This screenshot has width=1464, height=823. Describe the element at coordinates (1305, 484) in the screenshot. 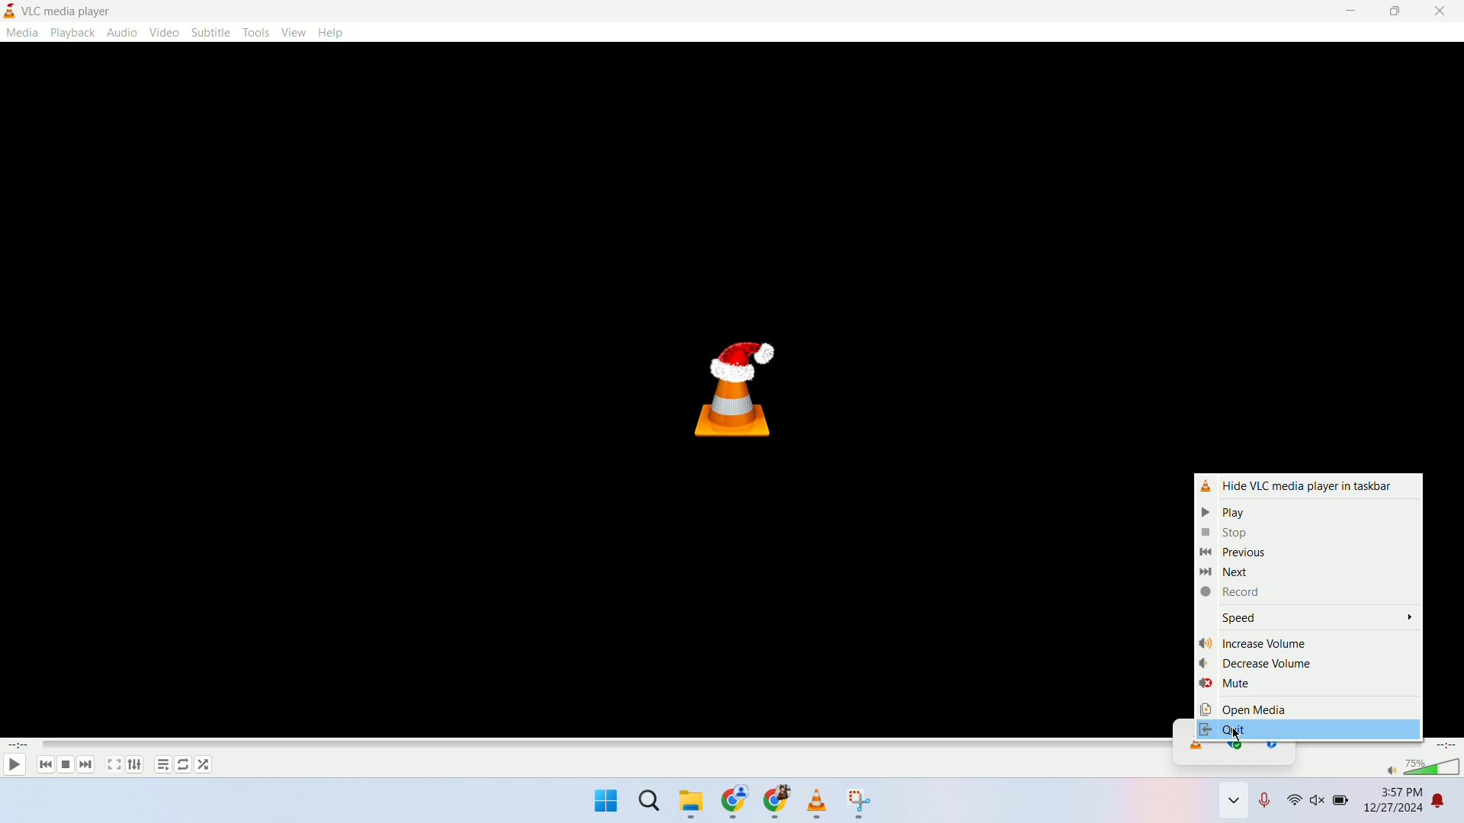

I see `hide vlc in taskbar` at that location.